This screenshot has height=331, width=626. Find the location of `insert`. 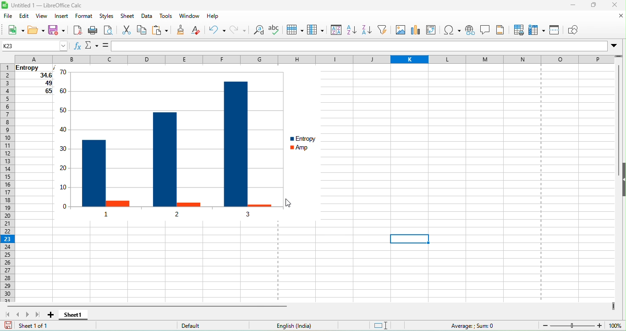

insert is located at coordinates (63, 17).